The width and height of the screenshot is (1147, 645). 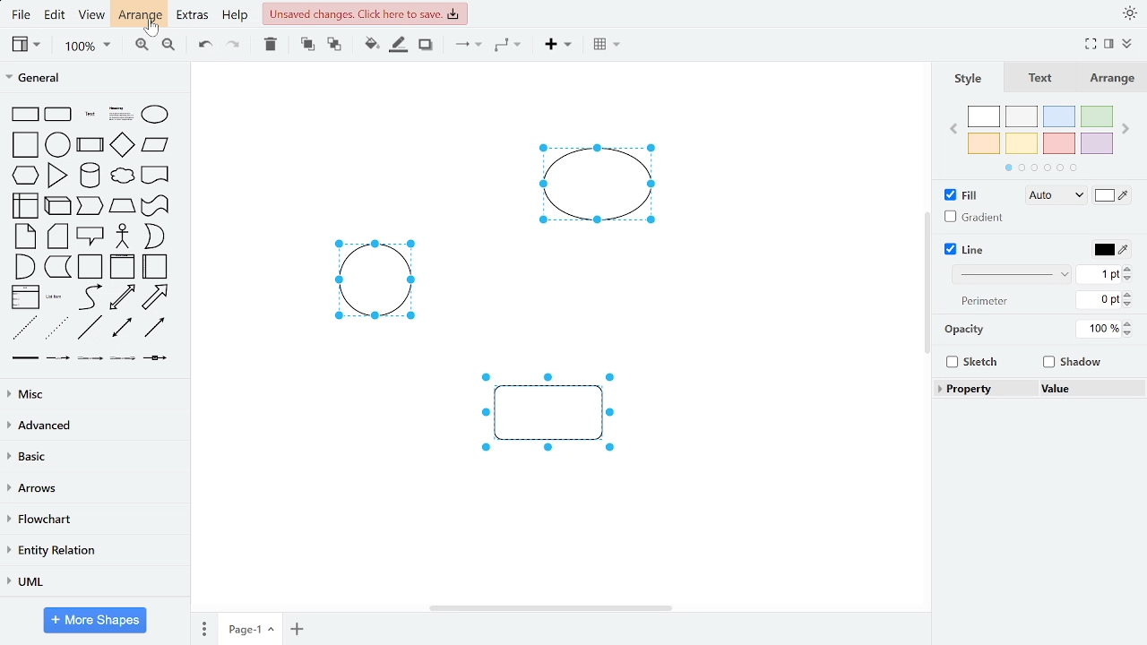 I want to click on connector, so click(x=466, y=47).